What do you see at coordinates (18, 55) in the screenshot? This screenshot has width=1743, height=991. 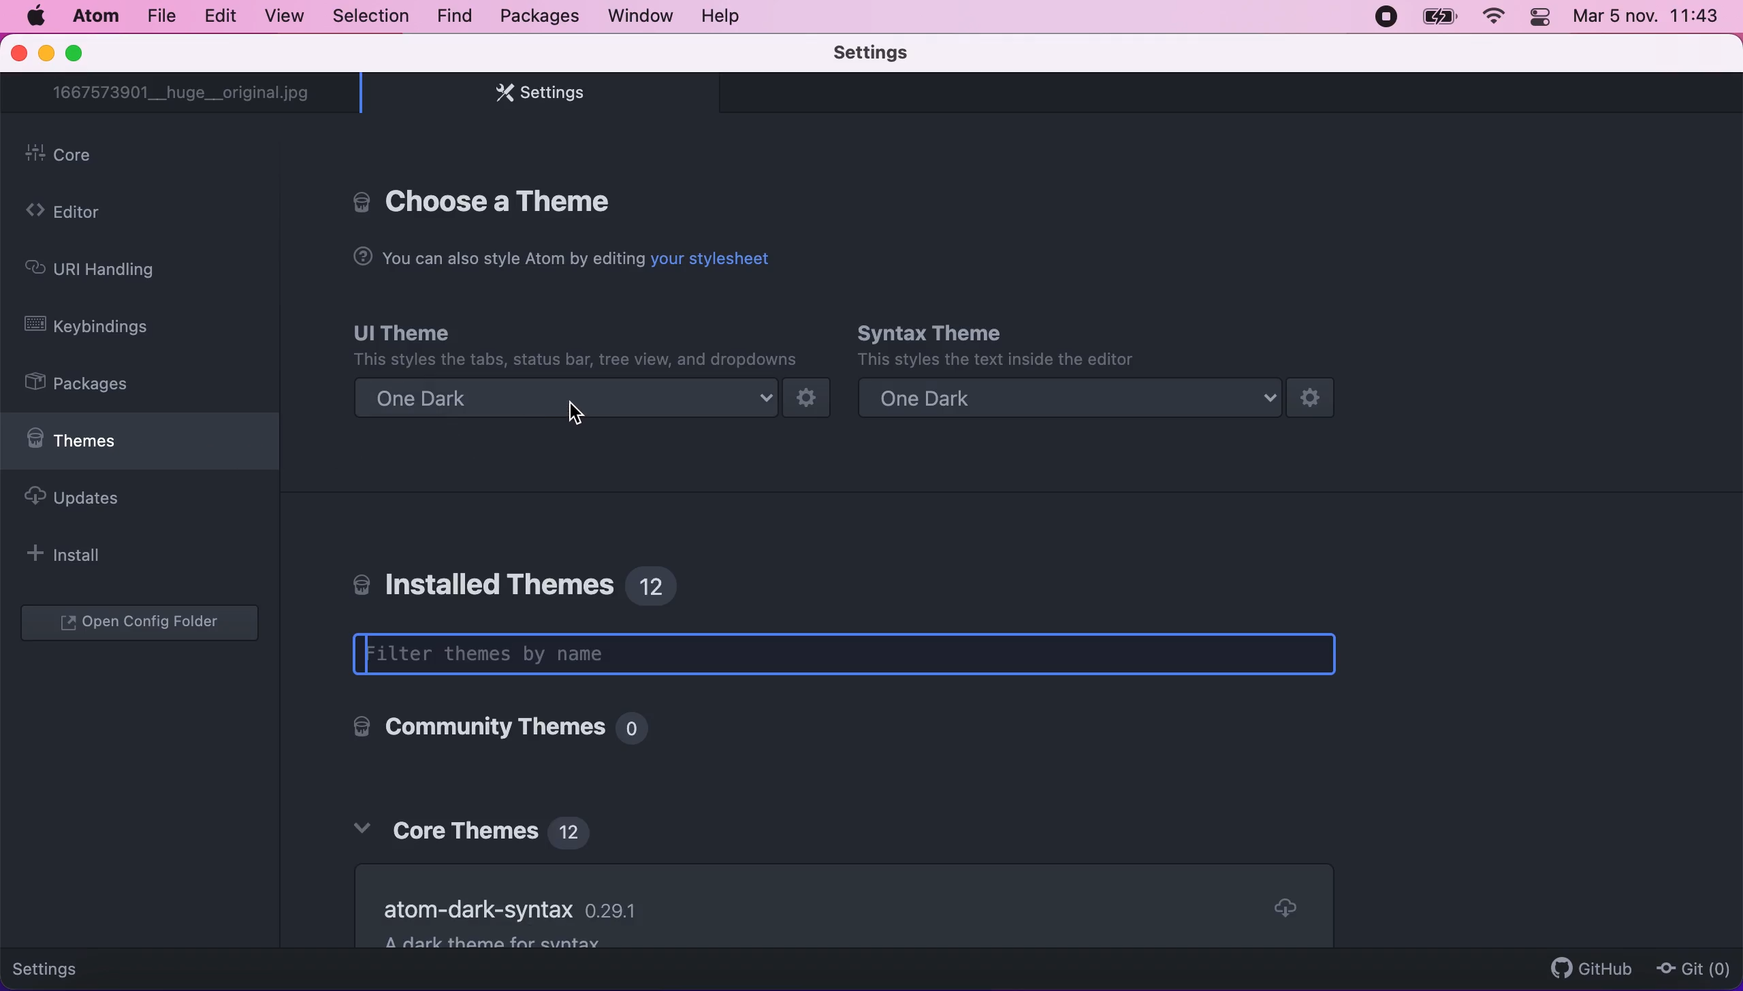 I see `close` at bounding box center [18, 55].